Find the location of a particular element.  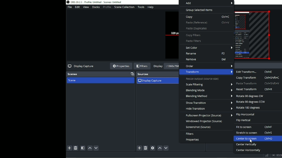

Scene collection is located at coordinates (124, 7).